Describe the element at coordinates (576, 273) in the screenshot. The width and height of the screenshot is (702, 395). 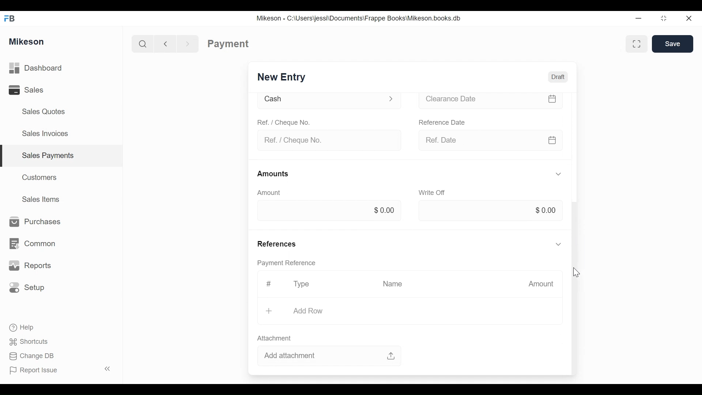
I see `cursor` at that location.